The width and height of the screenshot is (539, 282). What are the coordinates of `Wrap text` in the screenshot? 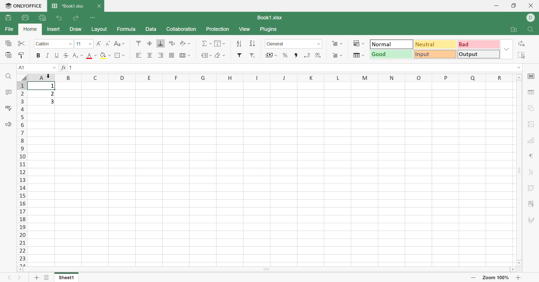 It's located at (173, 43).